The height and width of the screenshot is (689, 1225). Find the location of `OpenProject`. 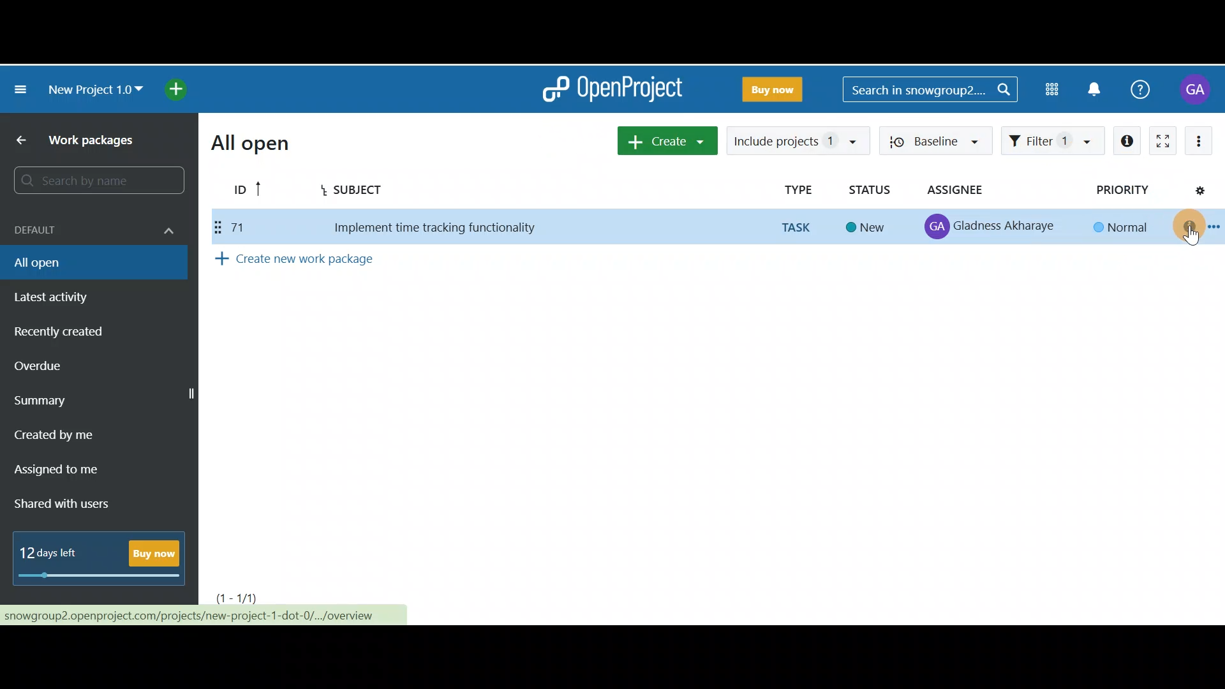

OpenProject is located at coordinates (611, 89).